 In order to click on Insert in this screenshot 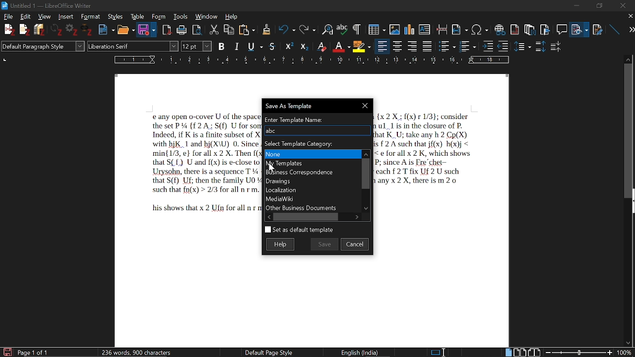, I will do `click(65, 17)`.